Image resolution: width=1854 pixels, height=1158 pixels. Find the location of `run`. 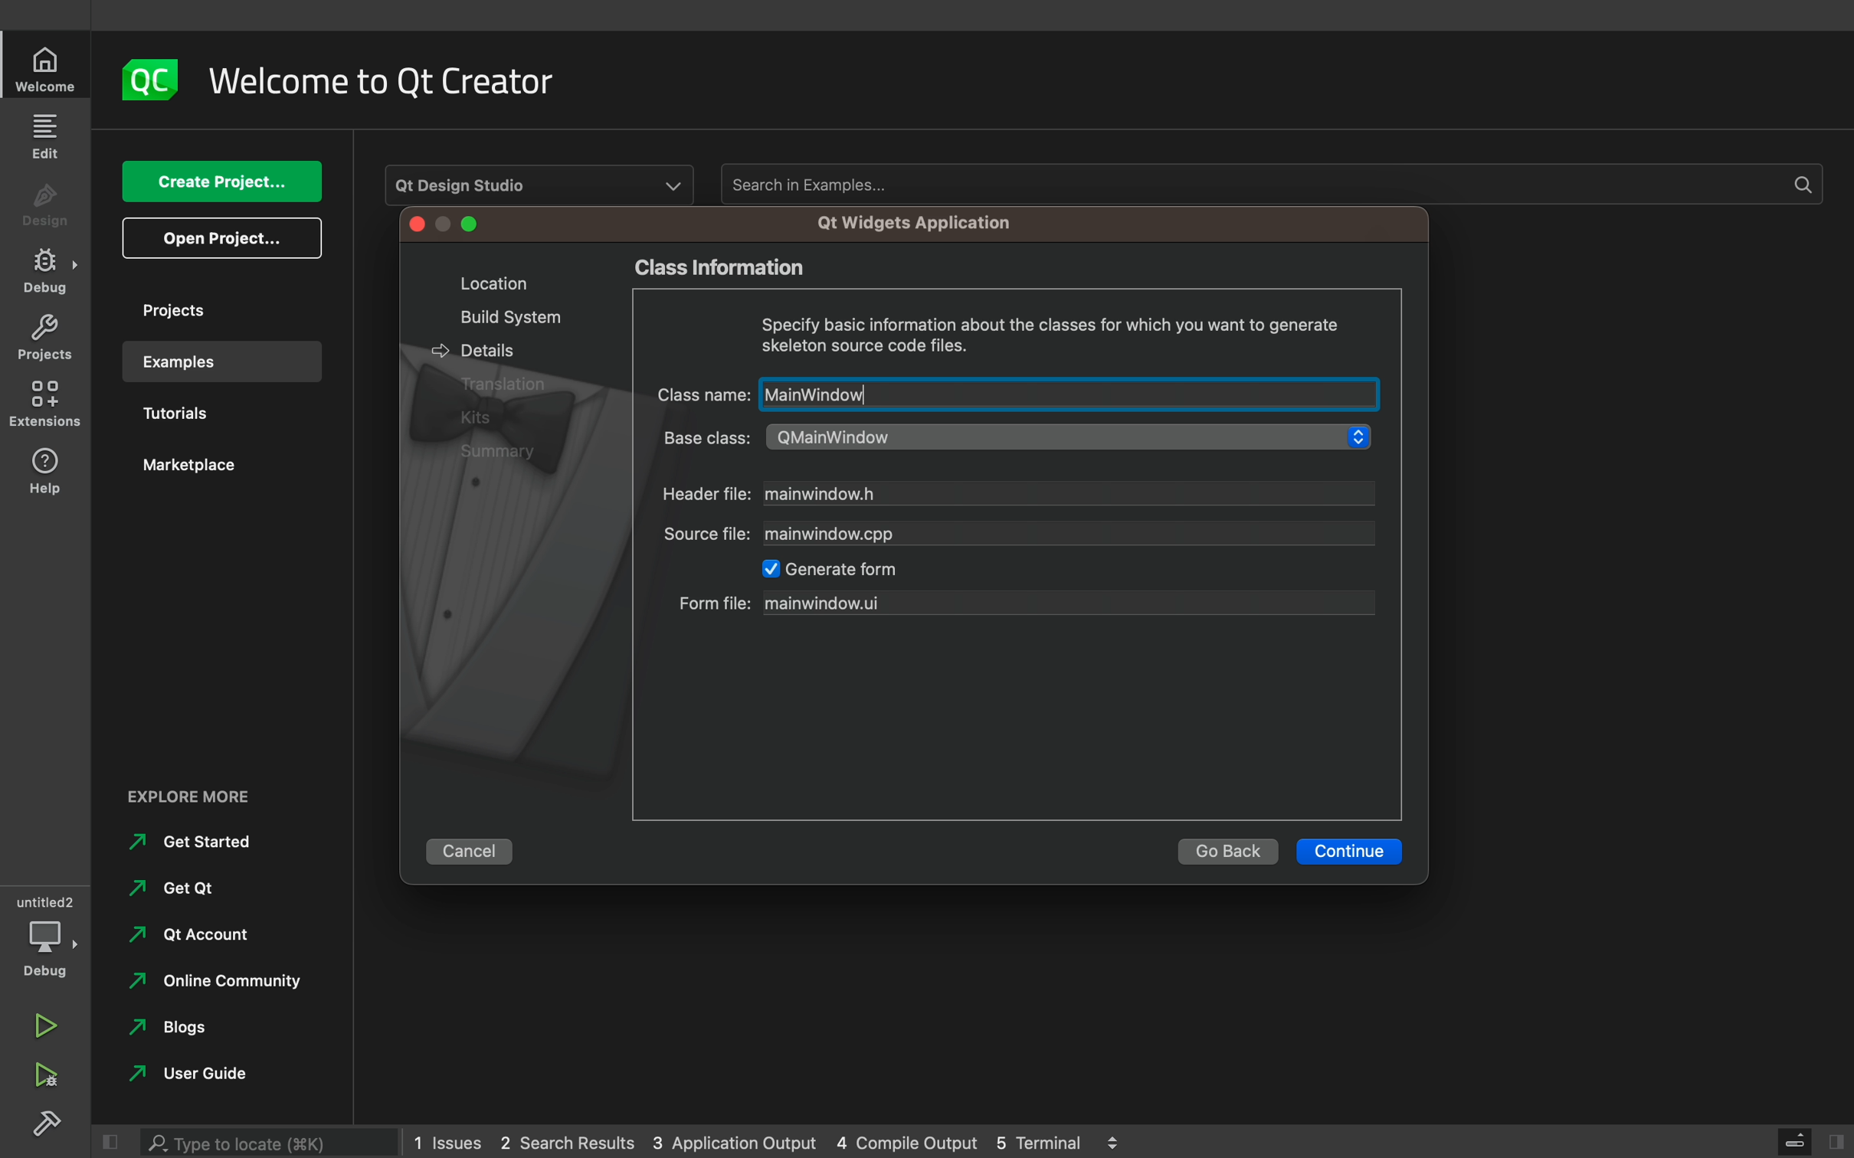

run is located at coordinates (46, 1019).